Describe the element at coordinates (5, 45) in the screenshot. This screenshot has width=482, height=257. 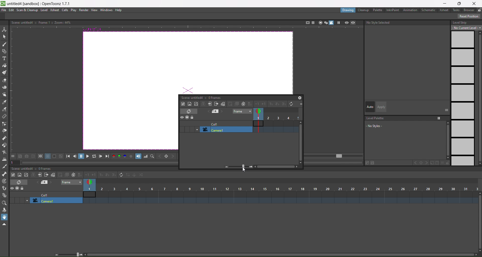
I see `brush tool` at that location.